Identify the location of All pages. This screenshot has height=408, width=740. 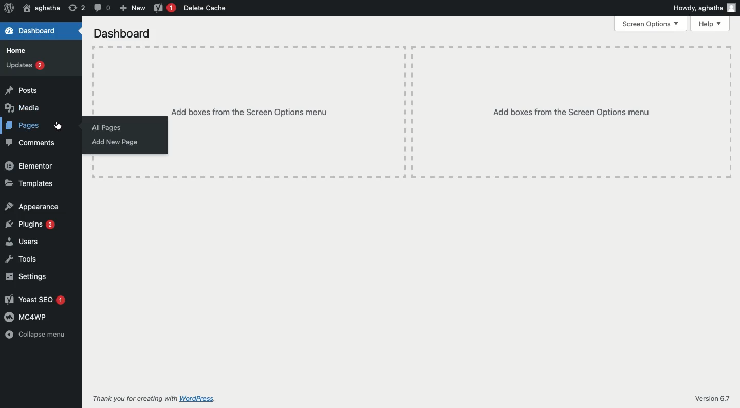
(124, 127).